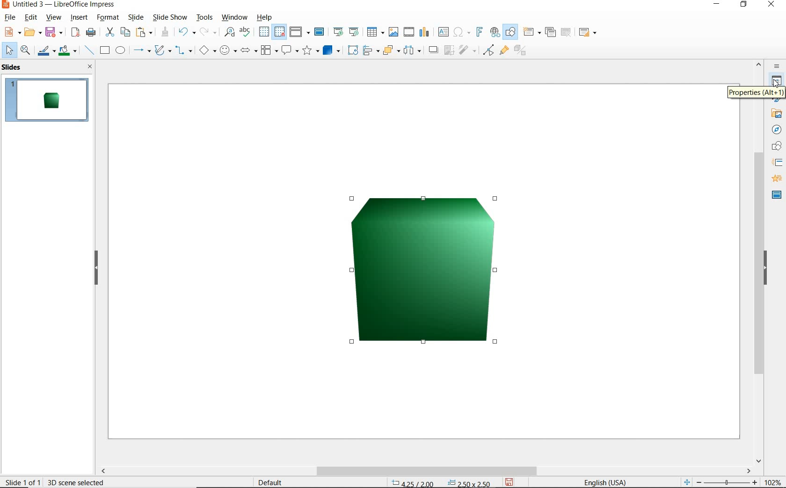  I want to click on new slide, so click(531, 32).